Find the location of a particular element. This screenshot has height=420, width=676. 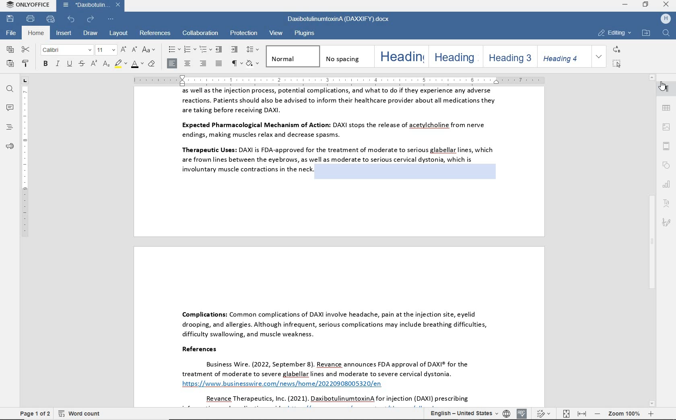

save is located at coordinates (10, 18).